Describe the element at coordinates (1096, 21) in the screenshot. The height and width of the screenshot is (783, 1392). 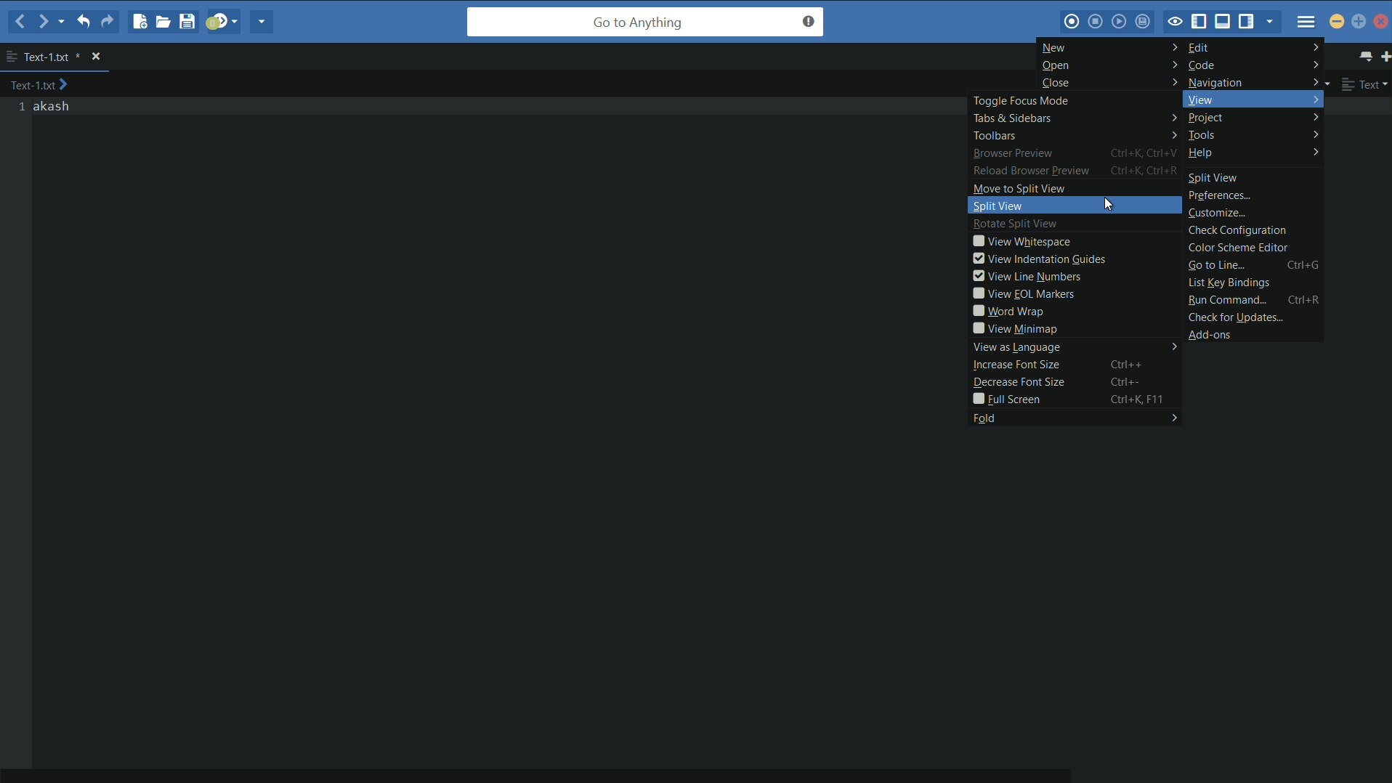
I see `stop macro` at that location.